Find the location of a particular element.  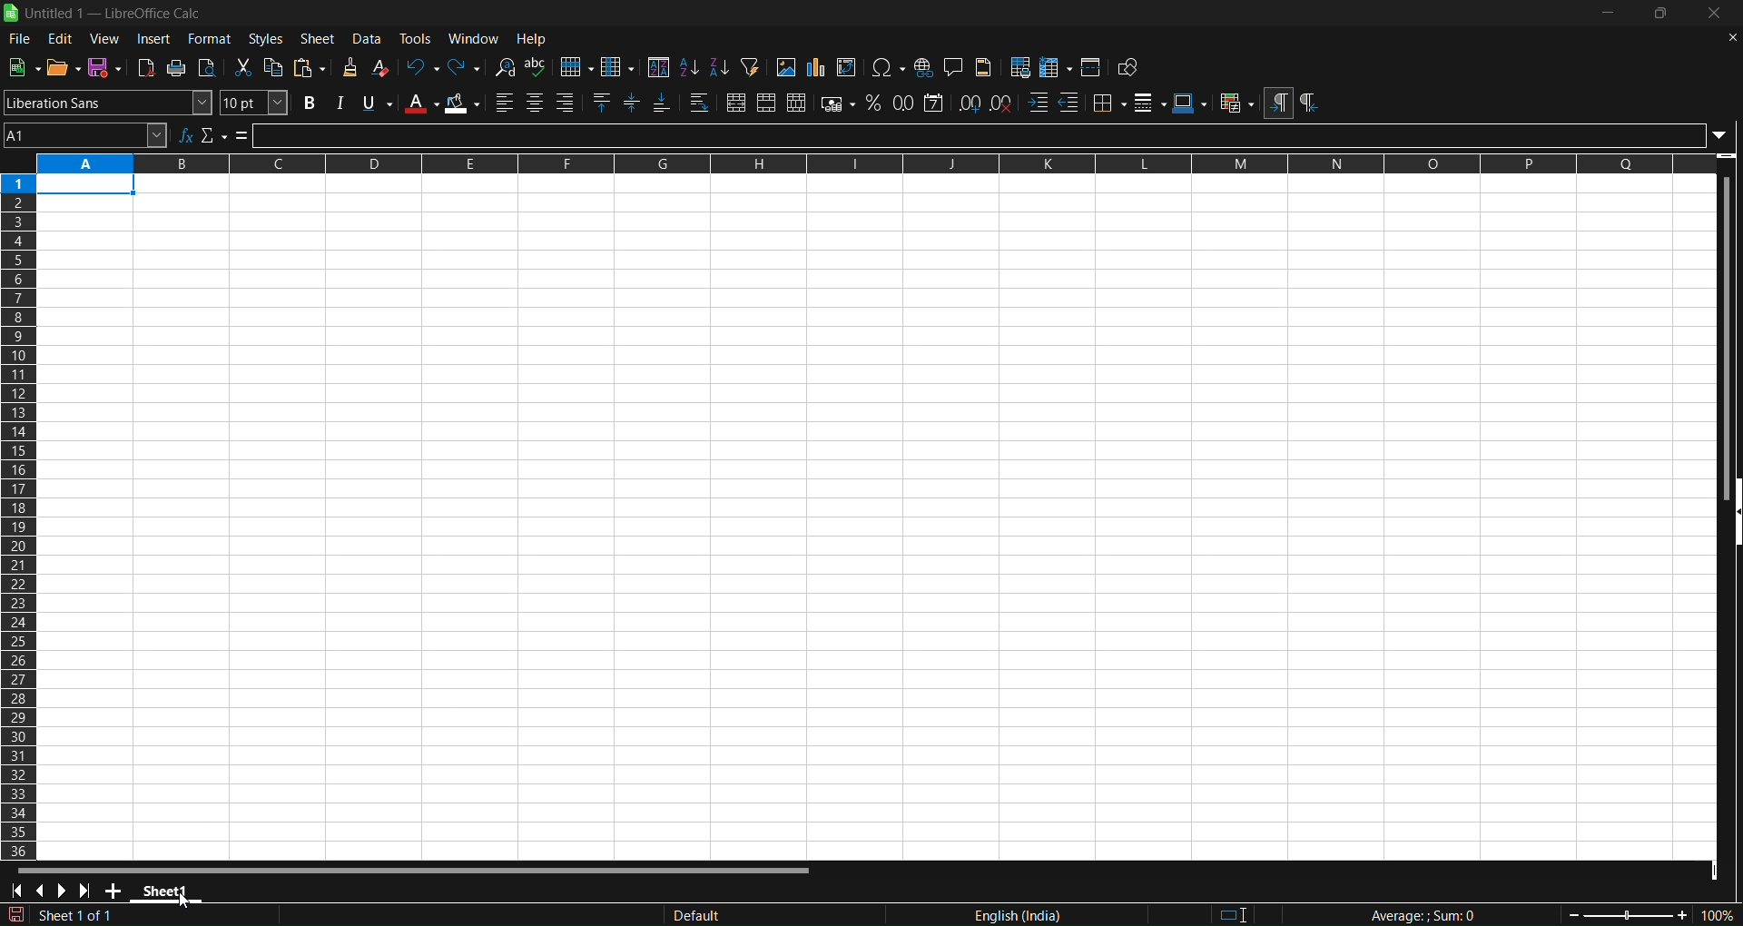

add new sheet is located at coordinates (115, 893).